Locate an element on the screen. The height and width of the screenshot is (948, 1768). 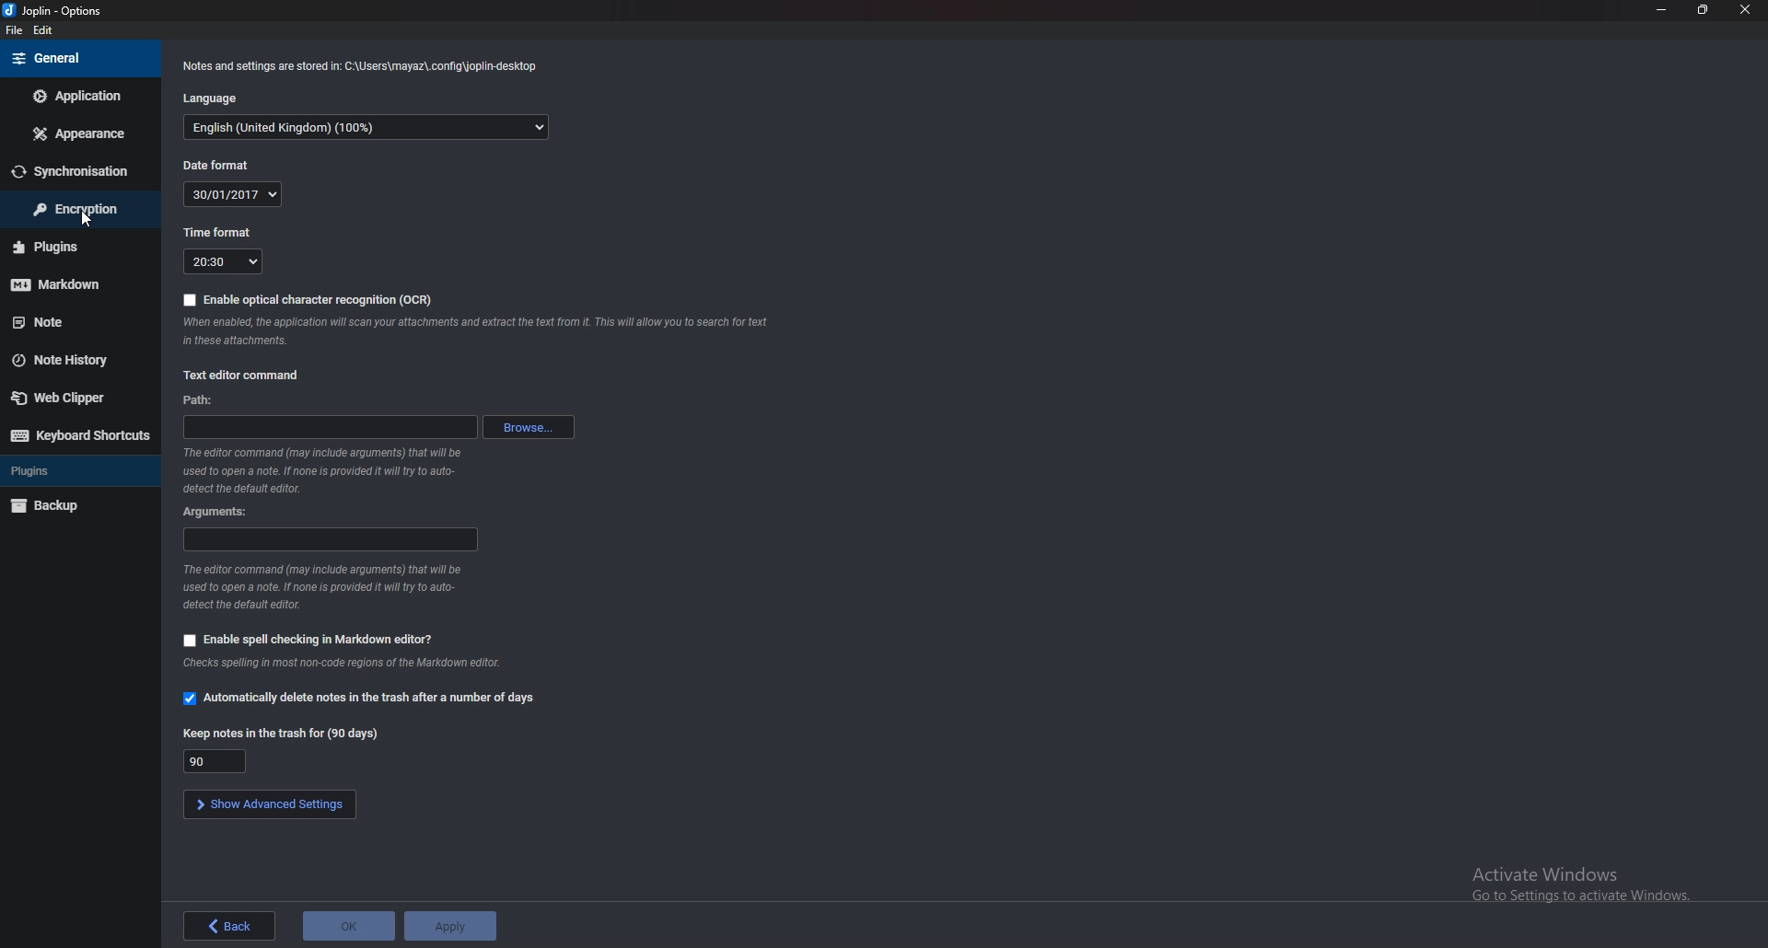
date format is located at coordinates (234, 194).